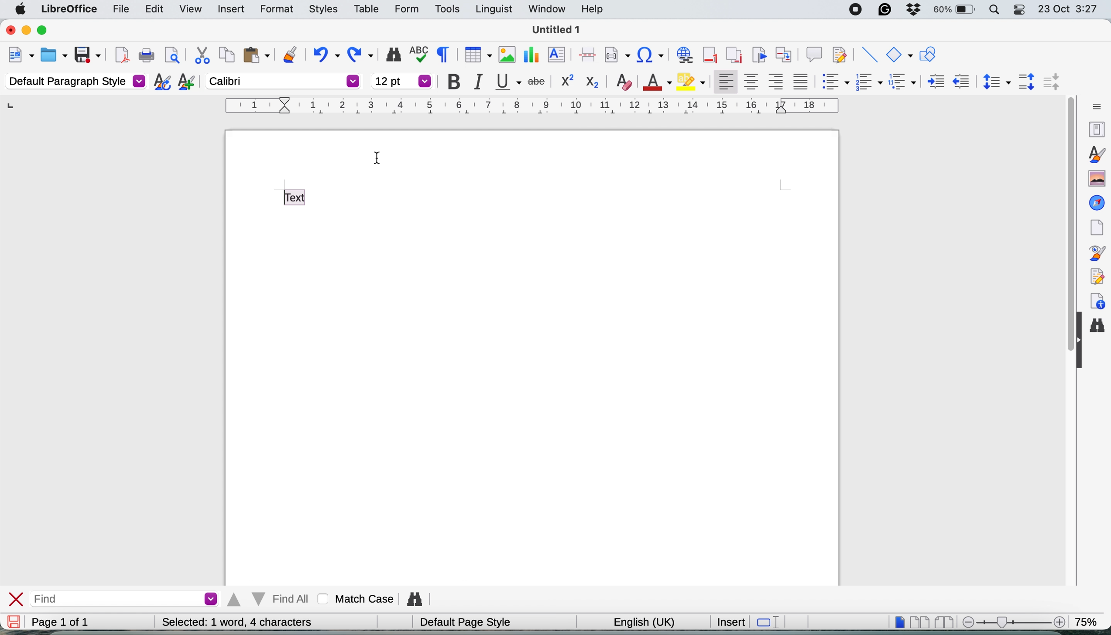 This screenshot has height=635, width=1111. What do you see at coordinates (895, 621) in the screenshot?
I see `single page view` at bounding box center [895, 621].